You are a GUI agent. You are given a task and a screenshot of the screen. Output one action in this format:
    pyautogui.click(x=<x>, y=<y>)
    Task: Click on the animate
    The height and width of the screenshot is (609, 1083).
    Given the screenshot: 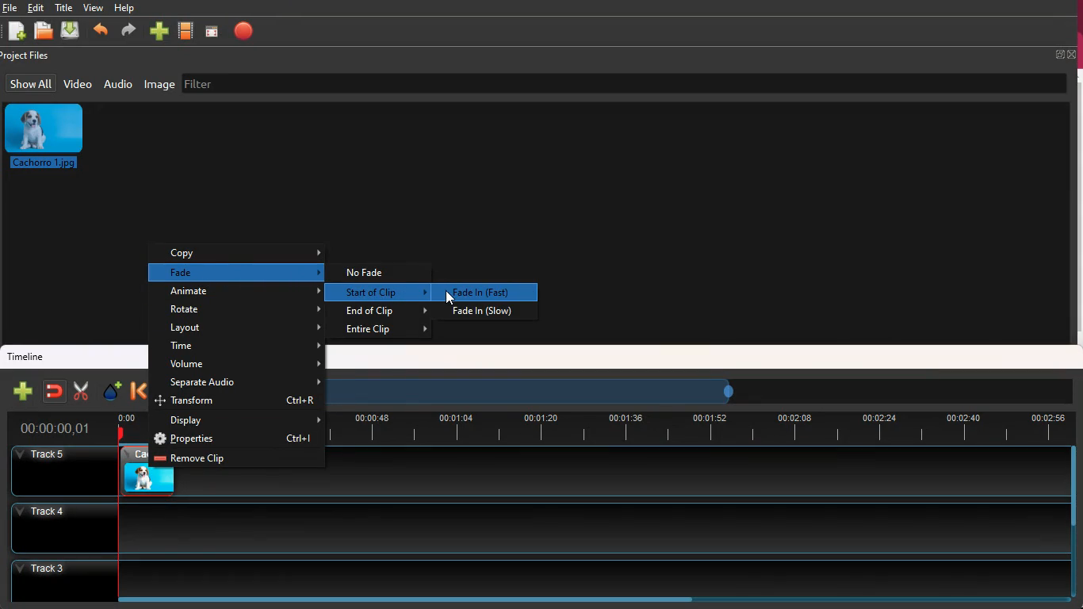 What is the action you would take?
    pyautogui.click(x=247, y=293)
    